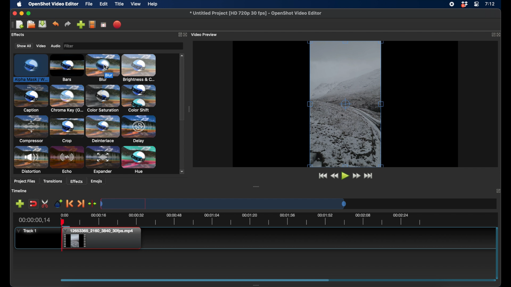 The height and width of the screenshot is (287, 511). I want to click on expand, so click(493, 35).